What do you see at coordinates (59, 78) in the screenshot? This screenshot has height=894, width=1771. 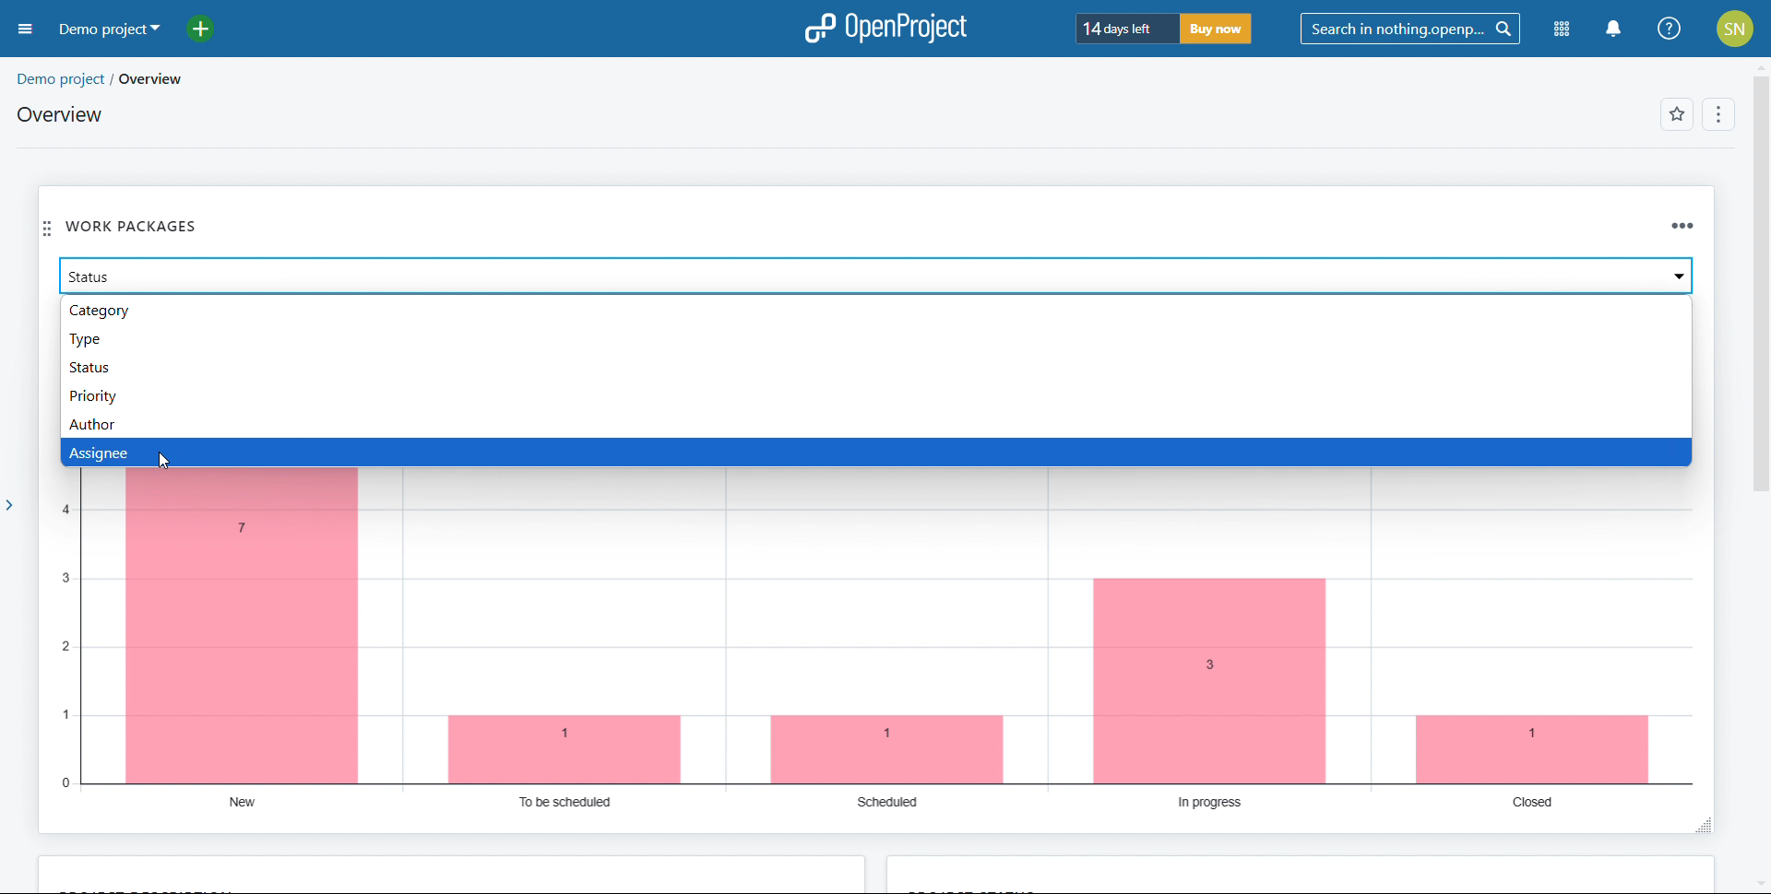 I see `demo project` at bounding box center [59, 78].